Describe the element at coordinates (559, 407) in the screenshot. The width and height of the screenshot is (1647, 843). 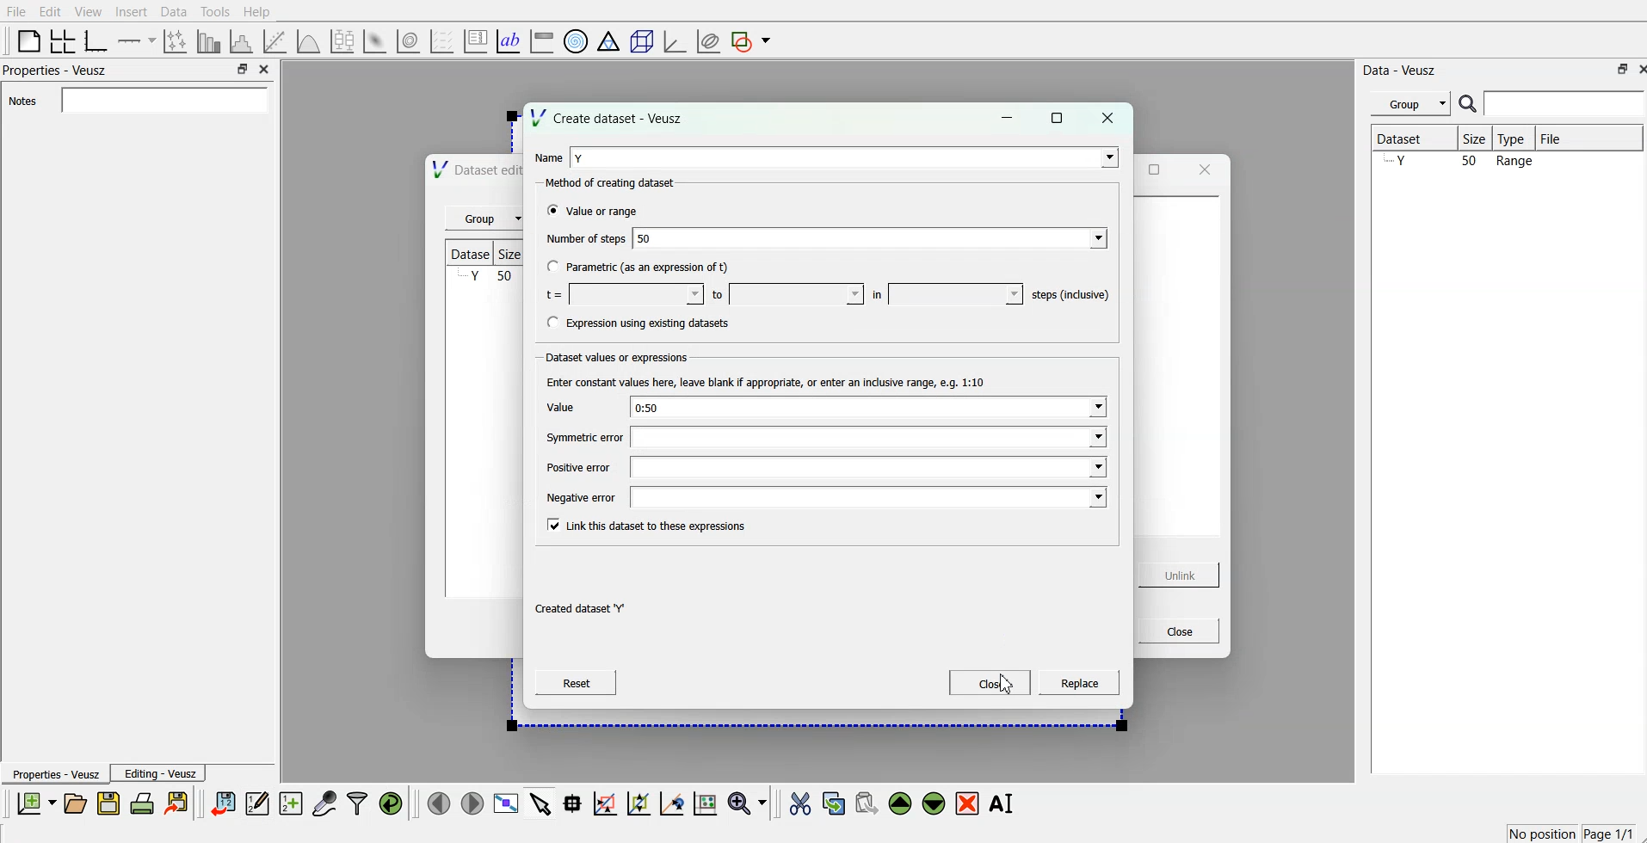
I see `value` at that location.